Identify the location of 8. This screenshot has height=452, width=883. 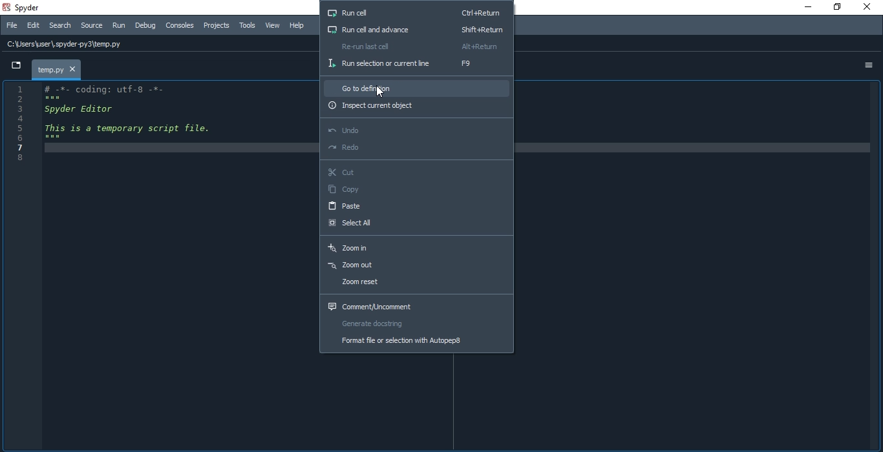
(23, 158).